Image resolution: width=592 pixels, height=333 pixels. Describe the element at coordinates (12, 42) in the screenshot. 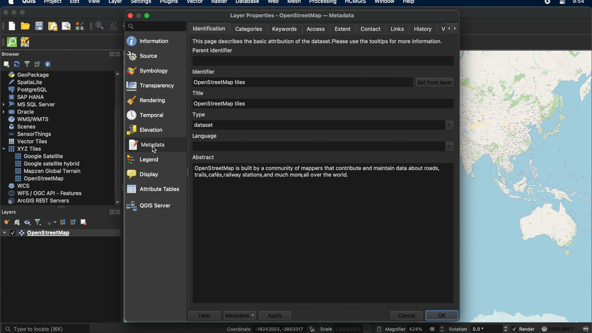

I see `quick OSM` at that location.